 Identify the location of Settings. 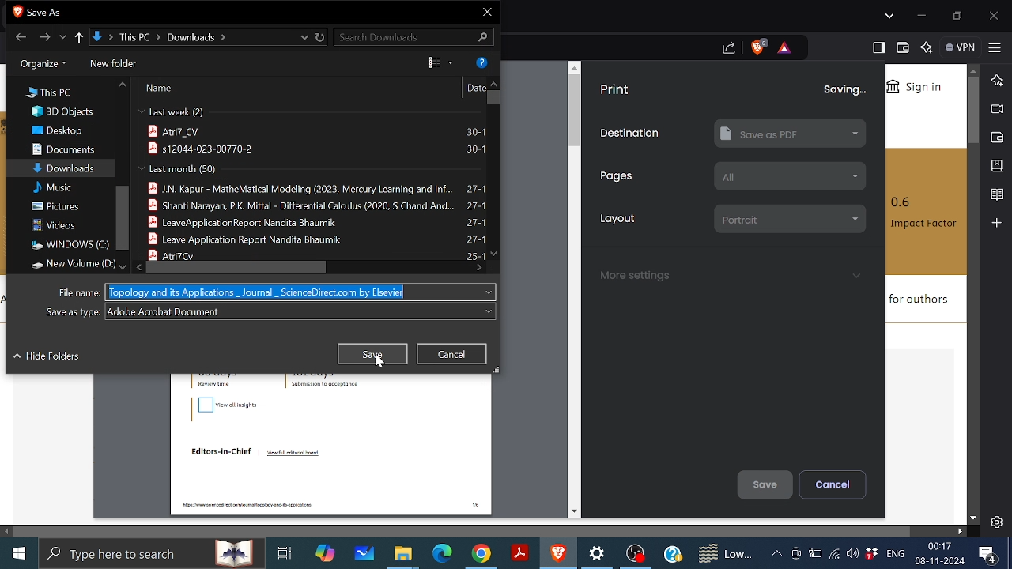
(996, 522).